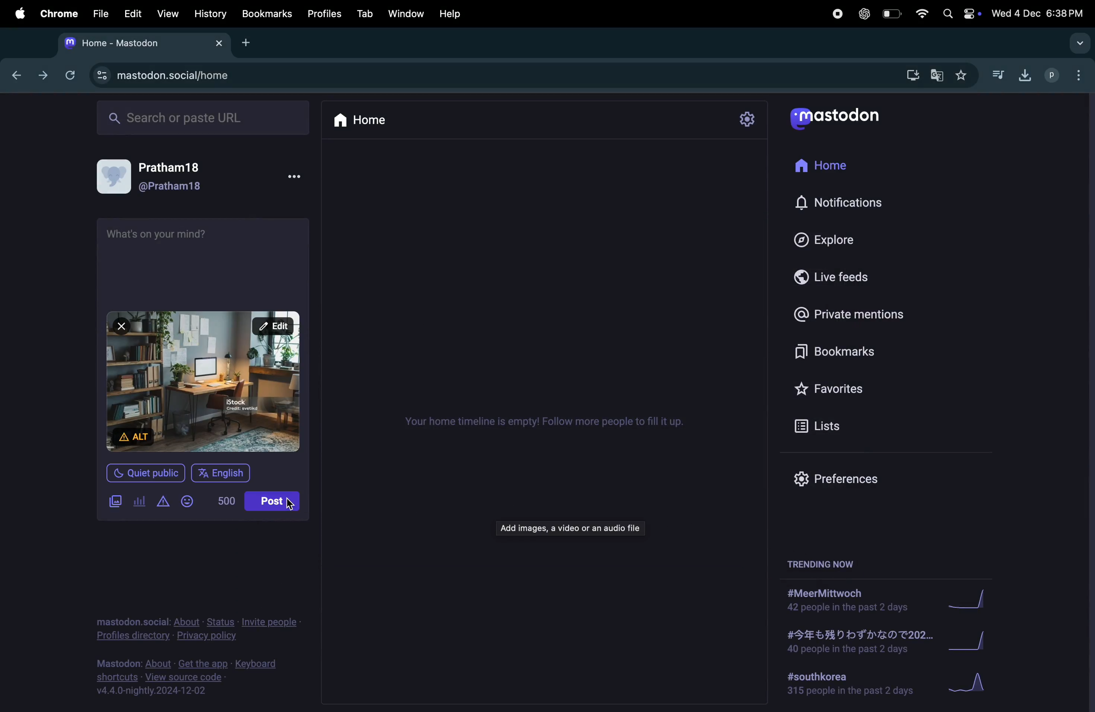 The height and width of the screenshot is (712, 1095). Describe the element at coordinates (207, 14) in the screenshot. I see `History` at that location.